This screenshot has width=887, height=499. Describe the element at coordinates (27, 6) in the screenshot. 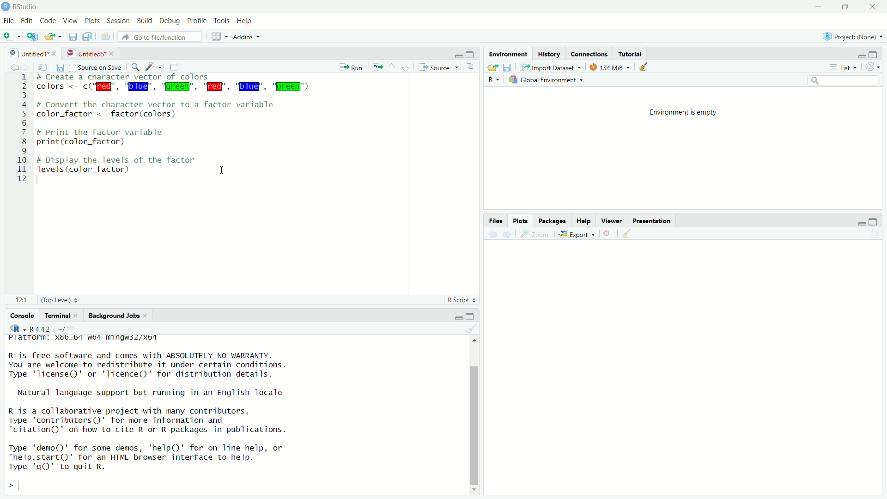

I see `RStudio` at that location.